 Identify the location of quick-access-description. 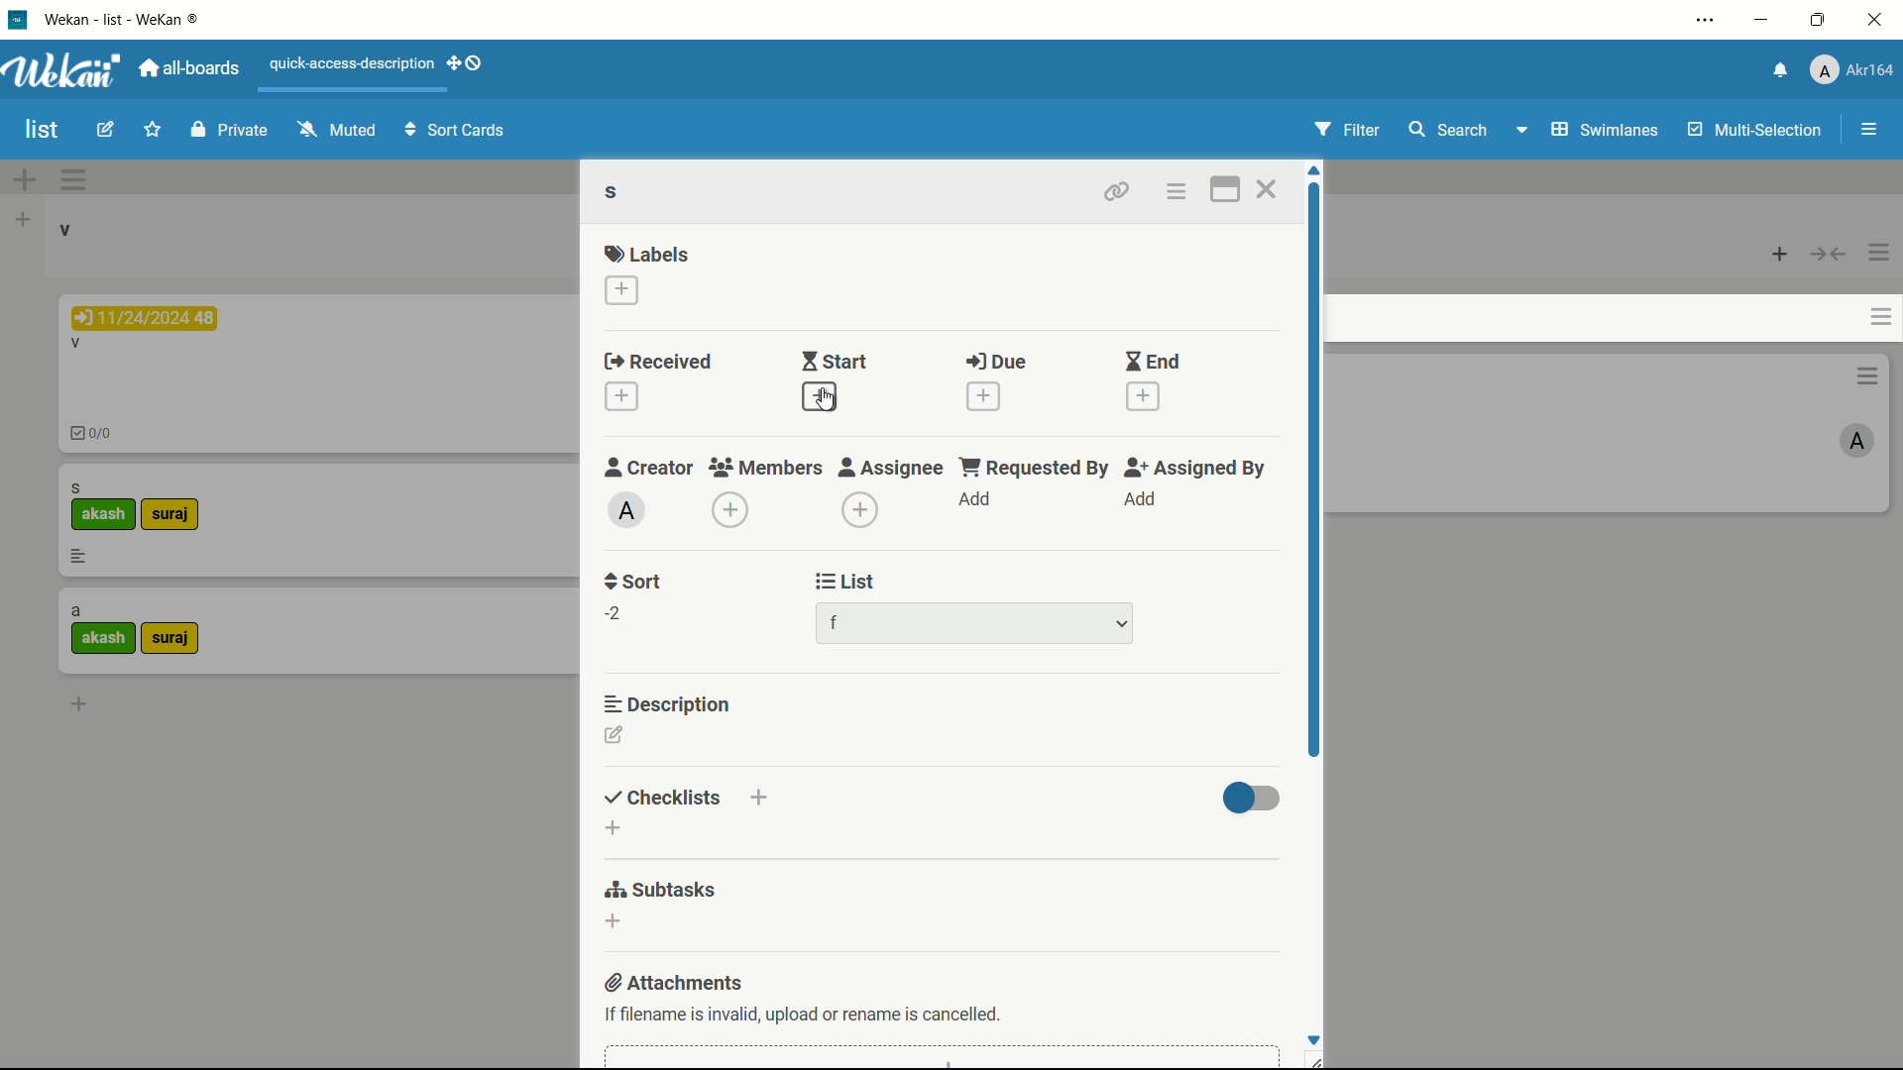
(354, 64).